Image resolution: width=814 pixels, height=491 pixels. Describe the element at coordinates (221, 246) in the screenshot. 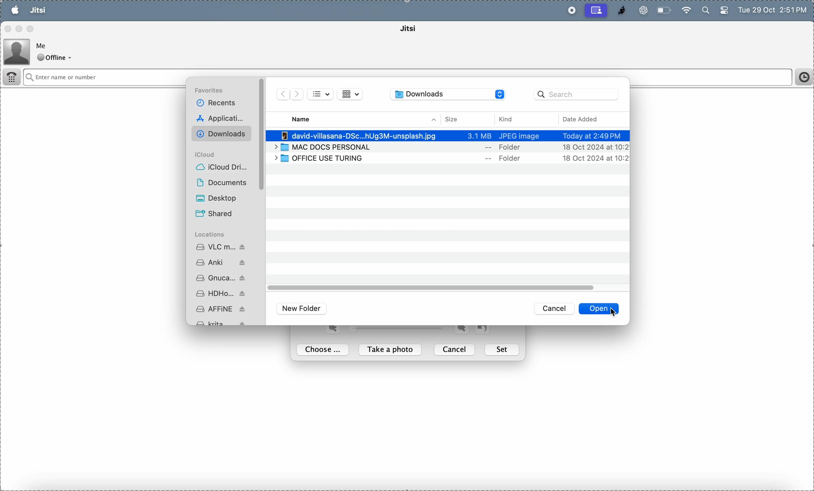

I see `vlc media` at that location.